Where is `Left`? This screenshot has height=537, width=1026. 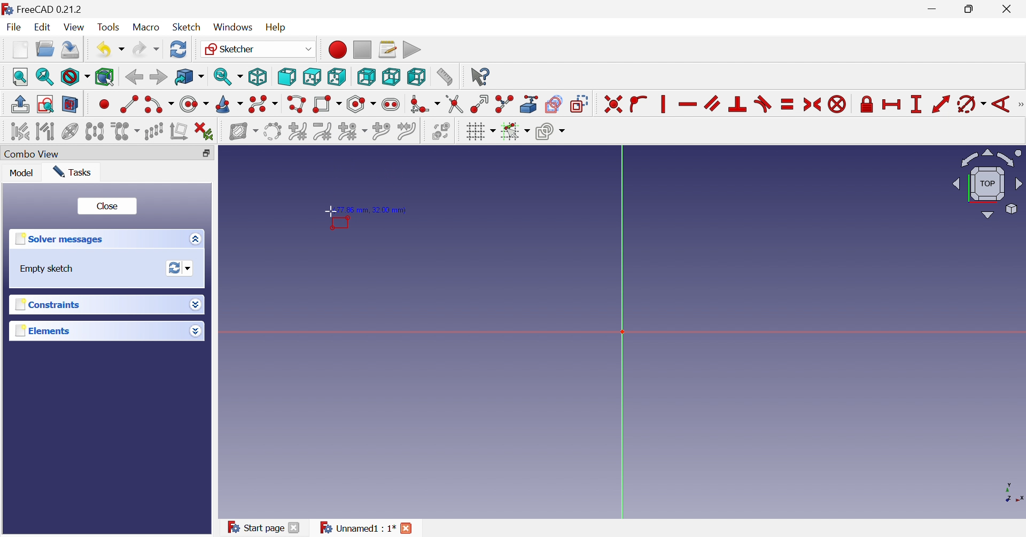
Left is located at coordinates (416, 77).